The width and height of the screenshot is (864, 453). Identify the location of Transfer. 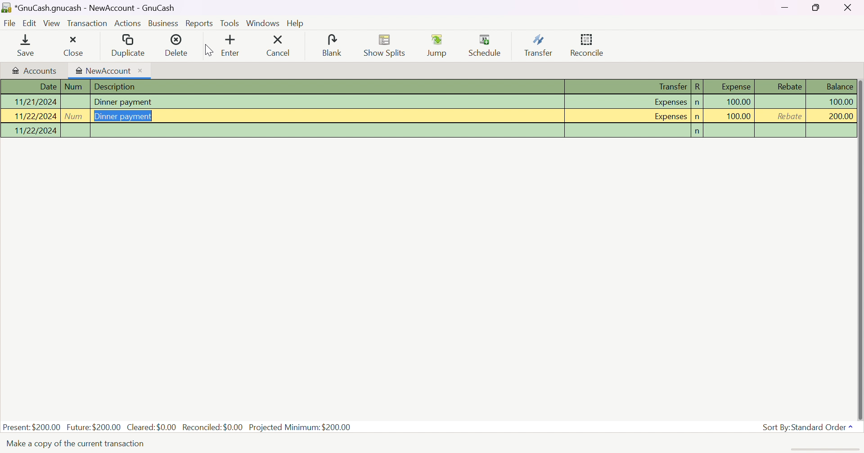
(666, 86).